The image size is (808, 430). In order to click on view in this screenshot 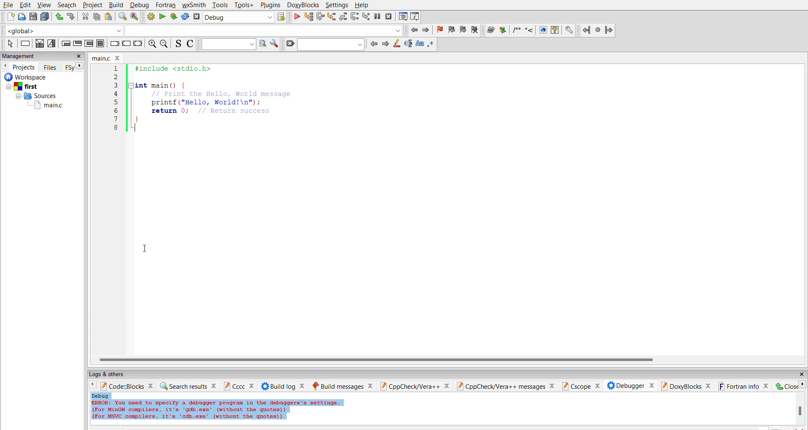, I will do `click(43, 5)`.